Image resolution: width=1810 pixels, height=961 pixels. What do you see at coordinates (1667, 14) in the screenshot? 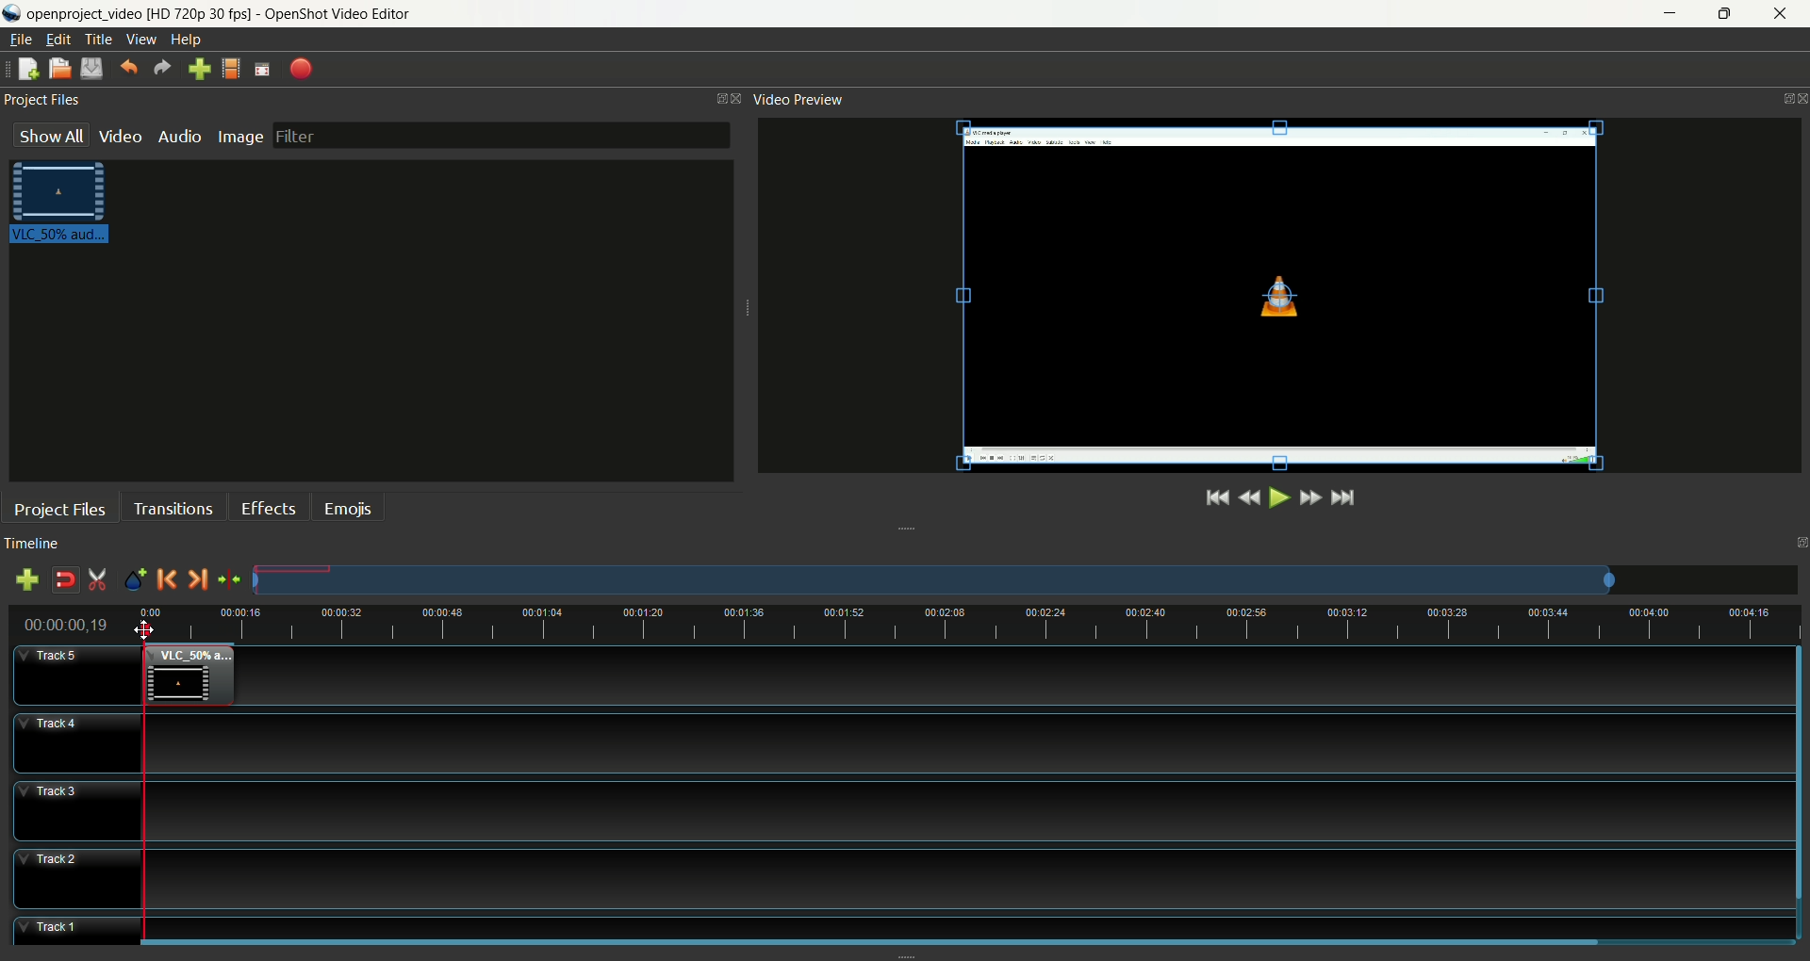
I see `minimize` at bounding box center [1667, 14].